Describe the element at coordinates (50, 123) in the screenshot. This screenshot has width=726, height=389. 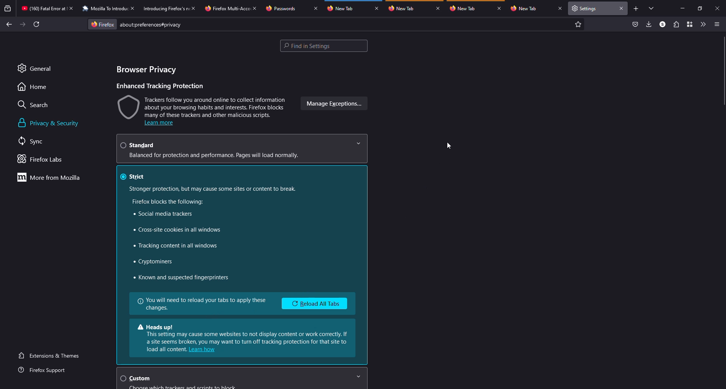
I see `privacy & security` at that location.